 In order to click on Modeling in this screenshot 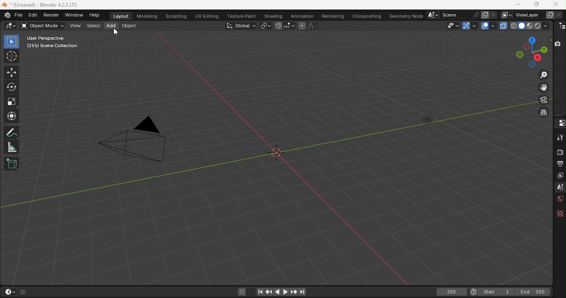, I will do `click(147, 15)`.